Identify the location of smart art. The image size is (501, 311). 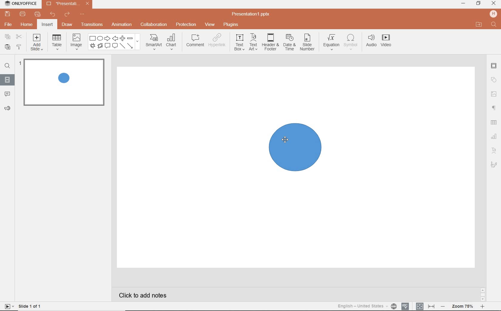
(154, 42).